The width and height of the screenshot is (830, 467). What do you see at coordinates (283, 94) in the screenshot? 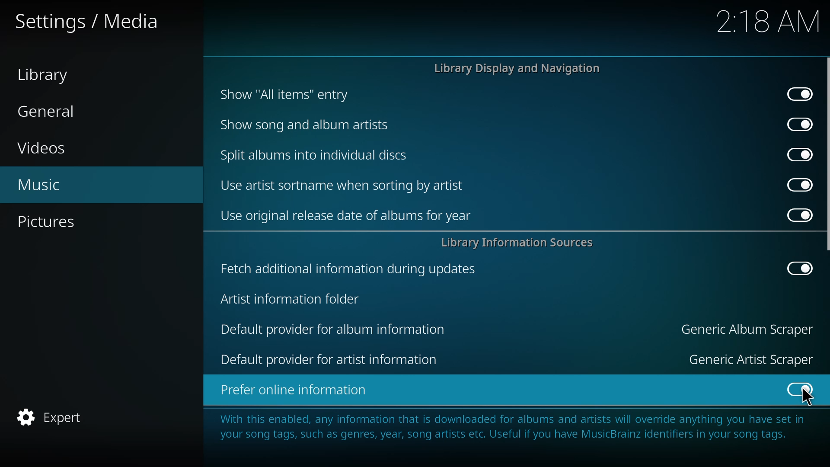
I see `show all items entry` at bounding box center [283, 94].